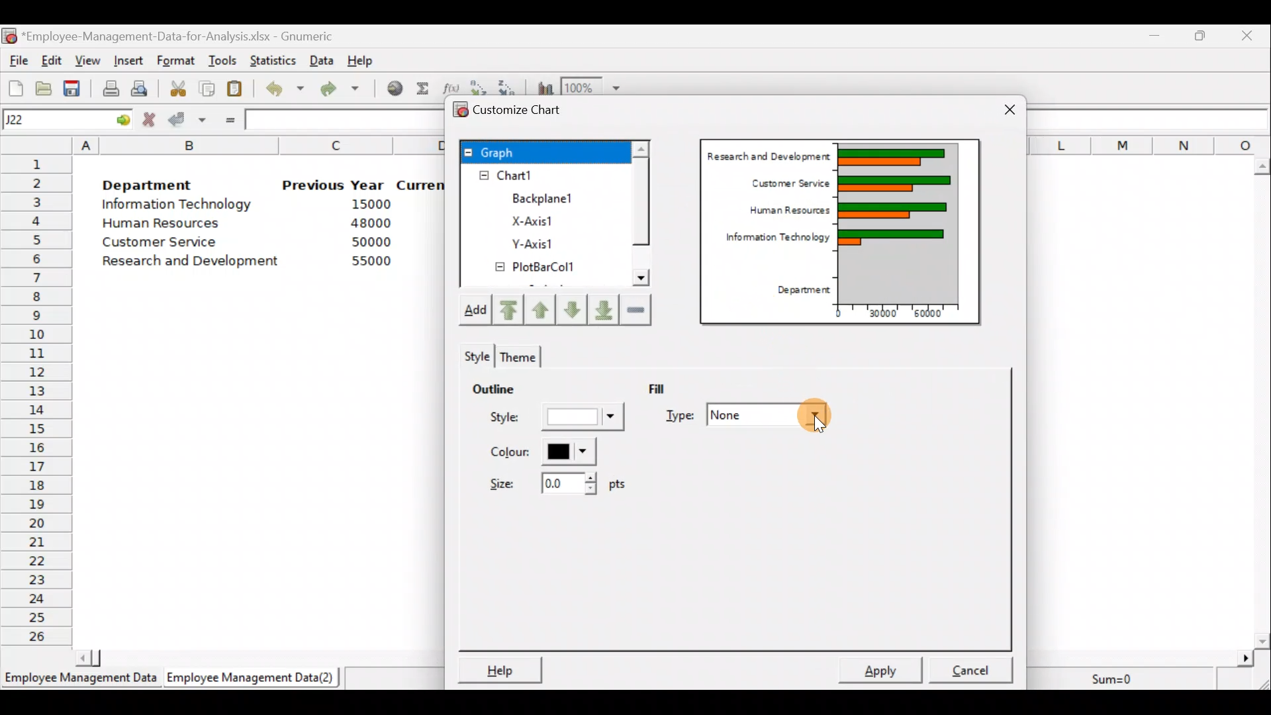 This screenshot has height=715, width=1271. Describe the element at coordinates (367, 207) in the screenshot. I see `15000` at that location.